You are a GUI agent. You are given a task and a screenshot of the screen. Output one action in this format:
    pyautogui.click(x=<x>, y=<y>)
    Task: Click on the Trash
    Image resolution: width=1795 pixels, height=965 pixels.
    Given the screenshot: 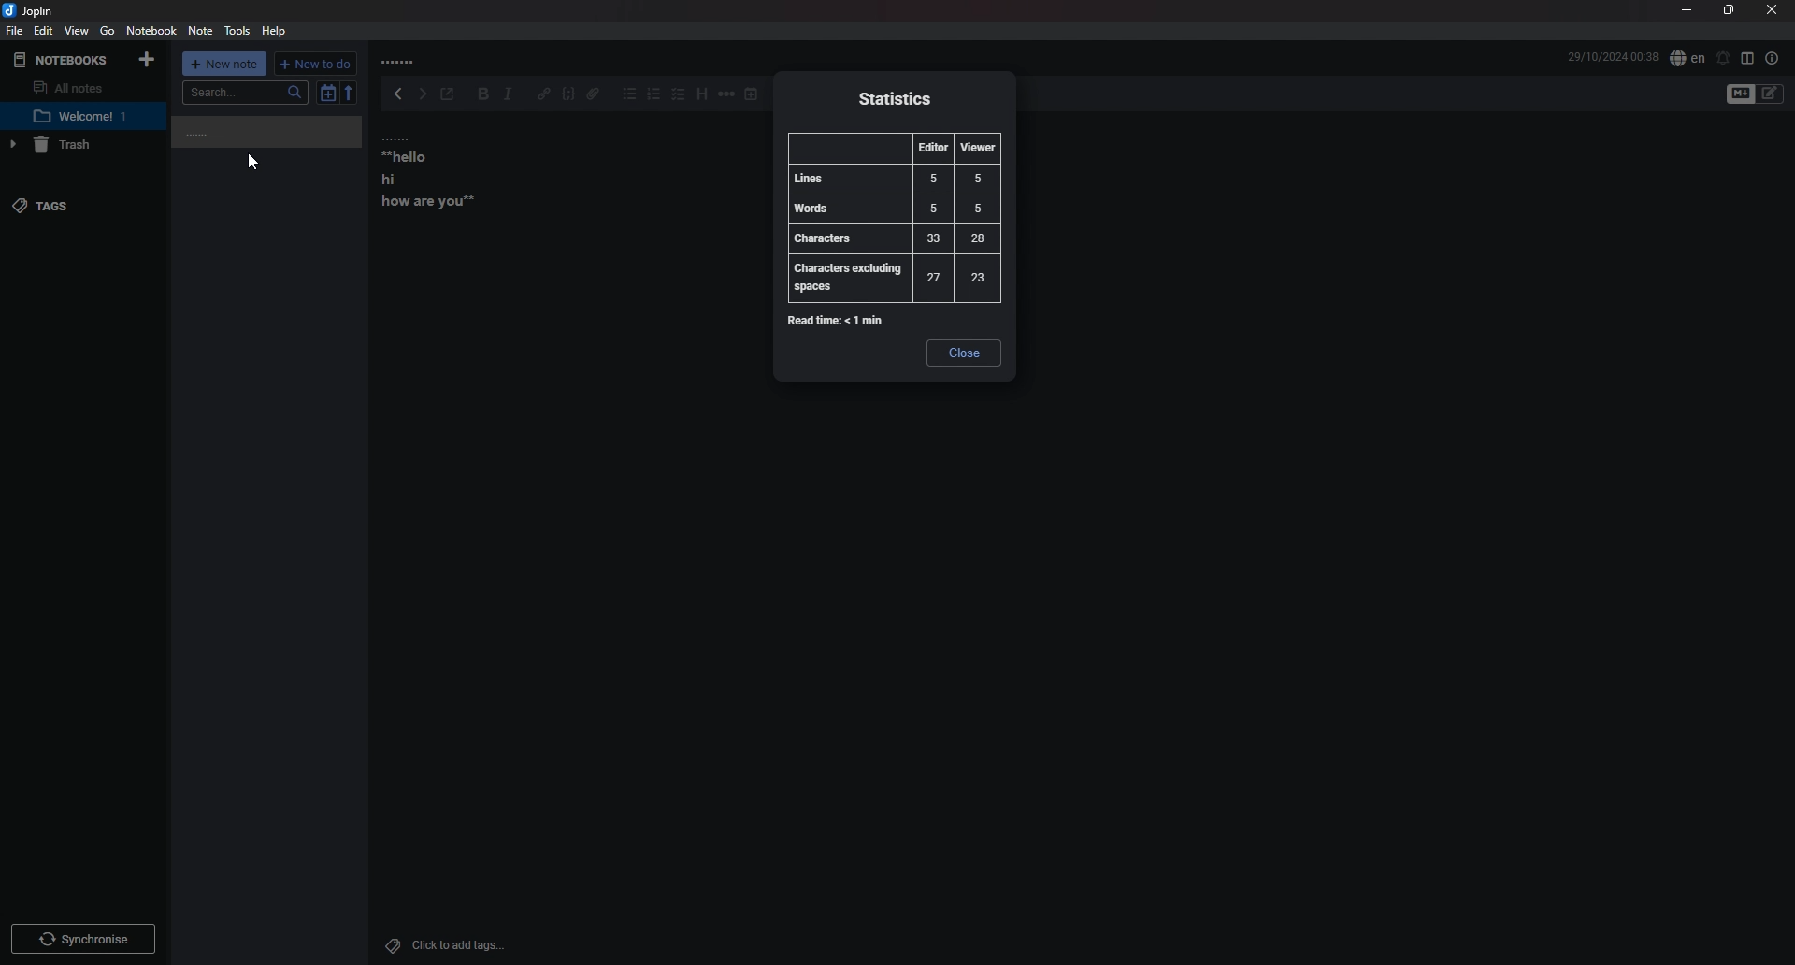 What is the action you would take?
    pyautogui.click(x=73, y=146)
    